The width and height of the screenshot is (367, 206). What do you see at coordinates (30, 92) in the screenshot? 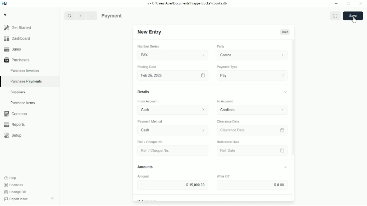
I see `Suppliers` at bounding box center [30, 92].